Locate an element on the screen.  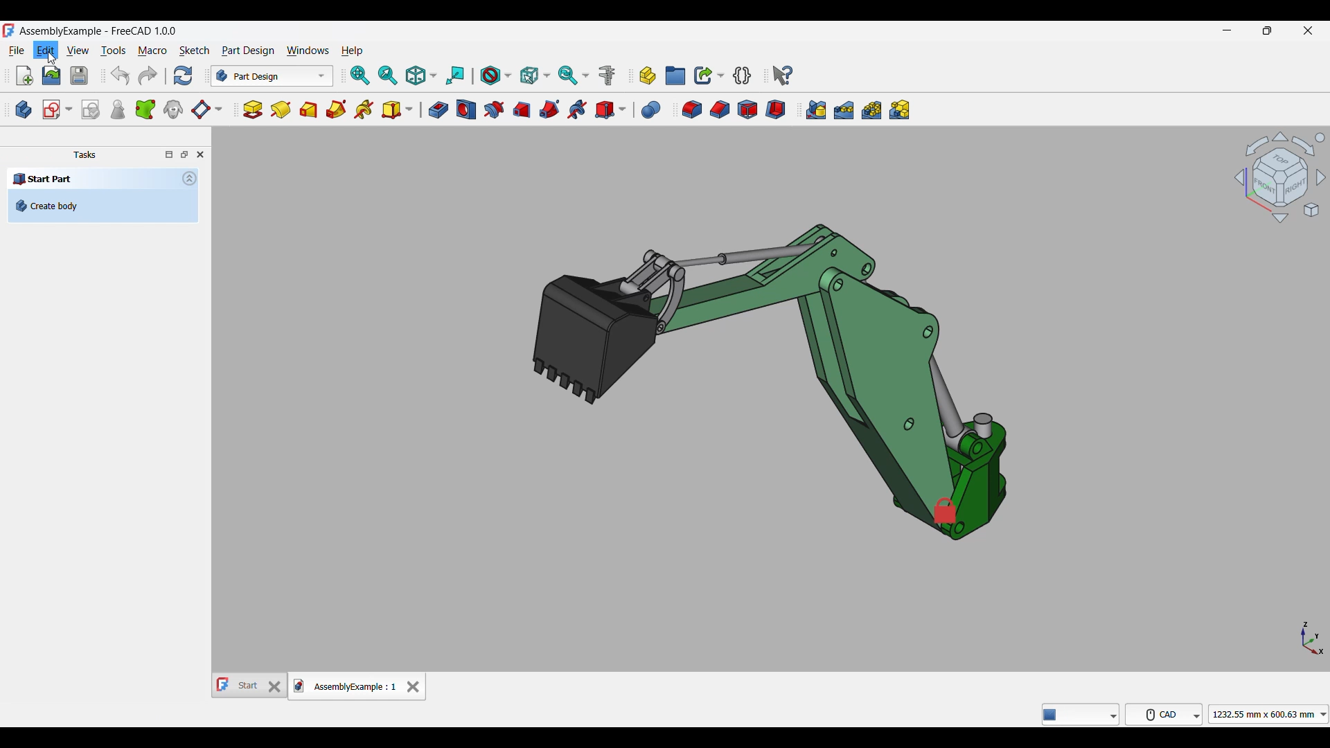
Subtractive loft is located at coordinates (521, 110).